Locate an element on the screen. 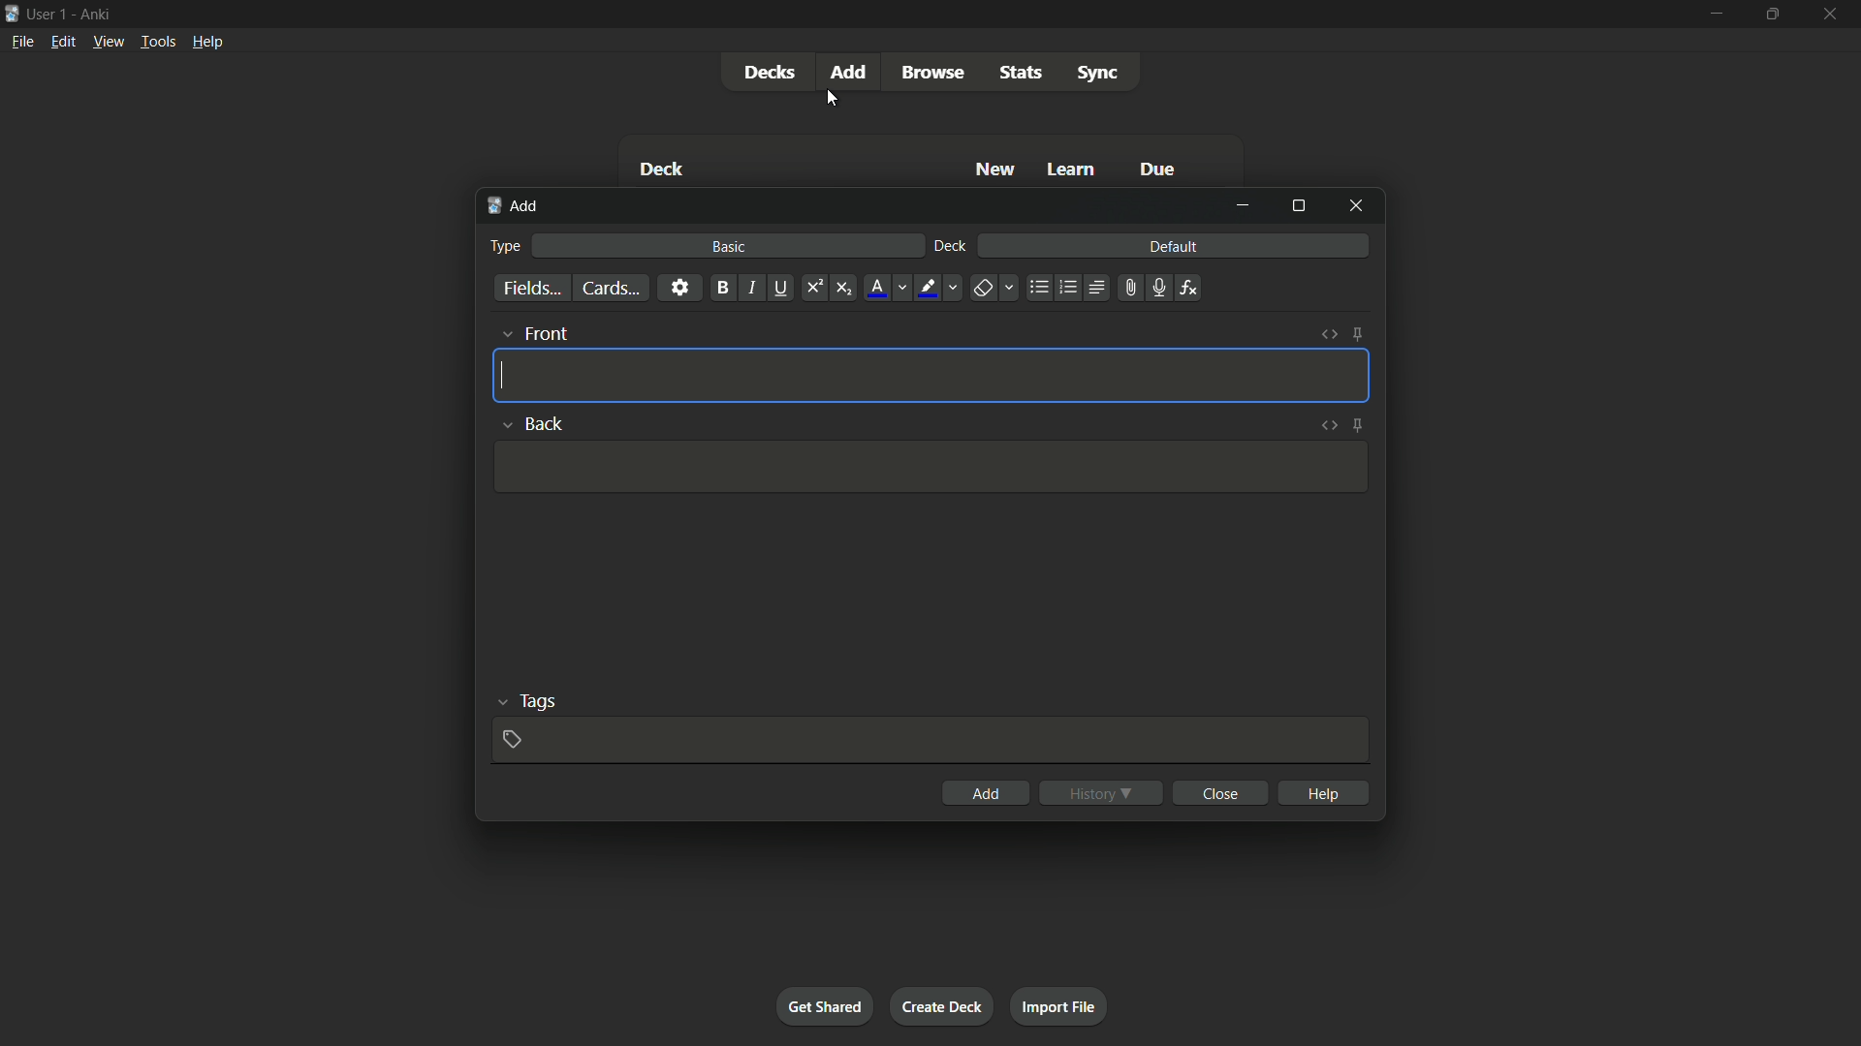  minimize is located at coordinates (1243, 205).